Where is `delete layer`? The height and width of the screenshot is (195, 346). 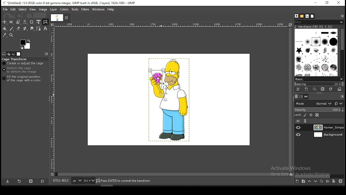
delete layer is located at coordinates (340, 181).